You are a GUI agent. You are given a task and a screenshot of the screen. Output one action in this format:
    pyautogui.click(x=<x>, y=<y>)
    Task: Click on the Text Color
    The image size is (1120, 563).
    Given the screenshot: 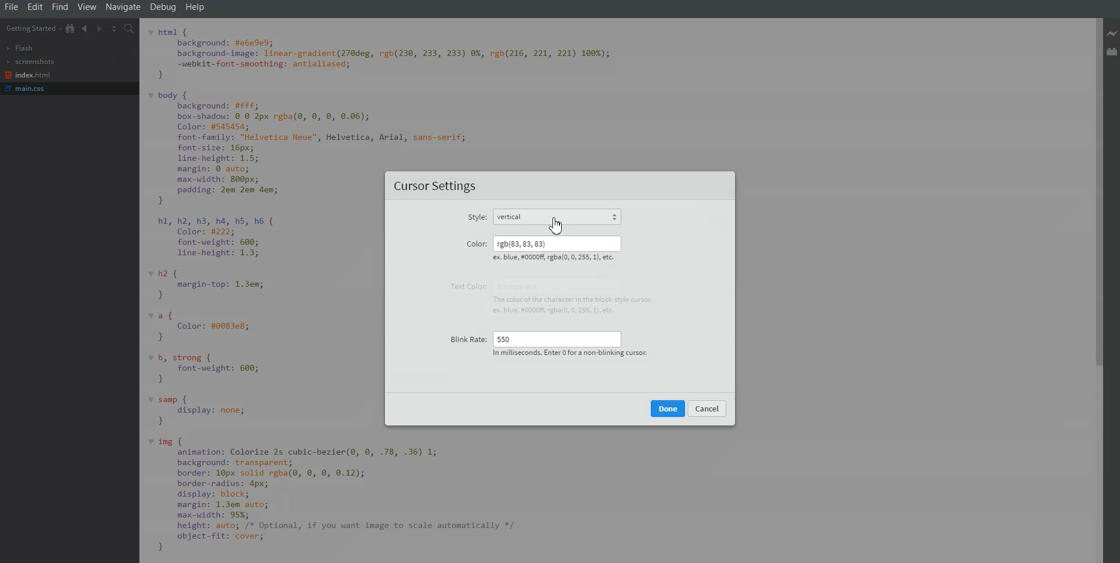 What is the action you would take?
    pyautogui.click(x=466, y=286)
    